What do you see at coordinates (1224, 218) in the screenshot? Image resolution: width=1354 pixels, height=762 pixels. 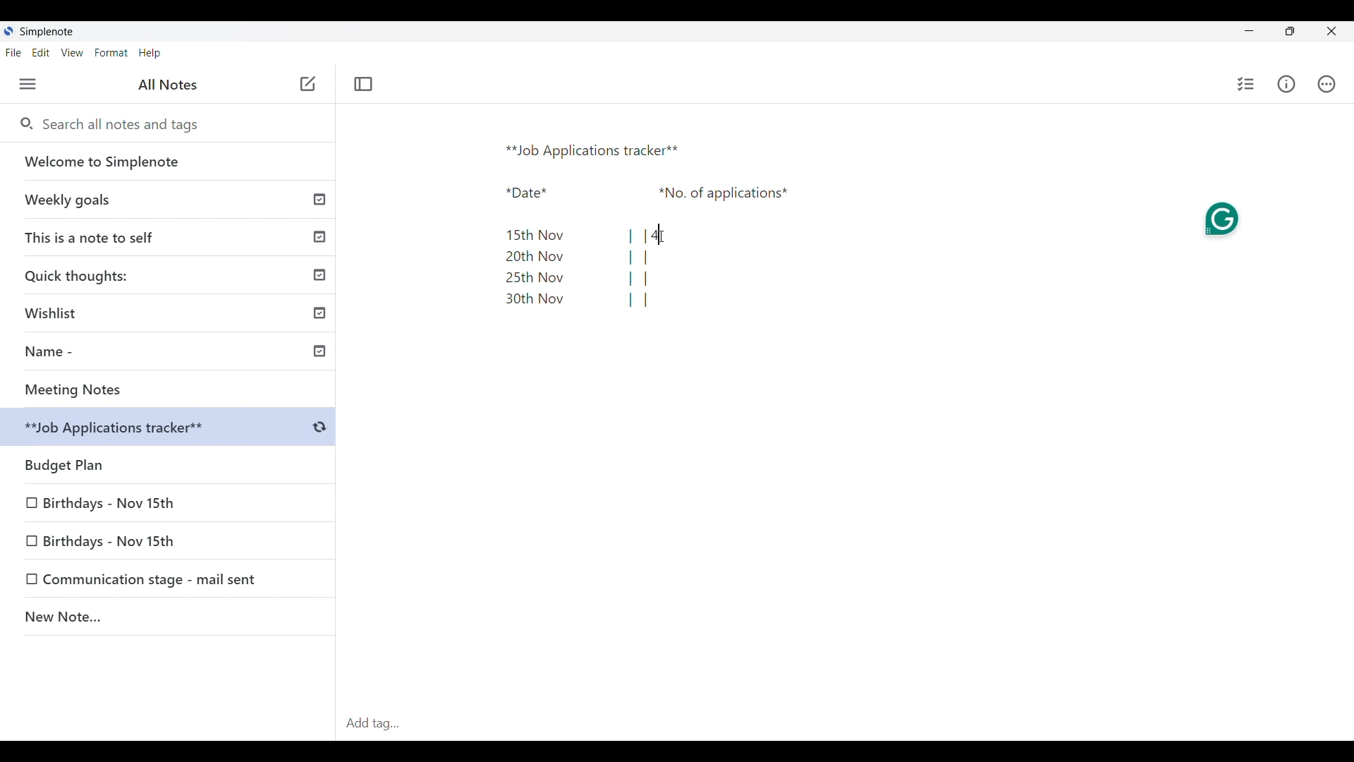 I see `Grammarly extension on` at bounding box center [1224, 218].